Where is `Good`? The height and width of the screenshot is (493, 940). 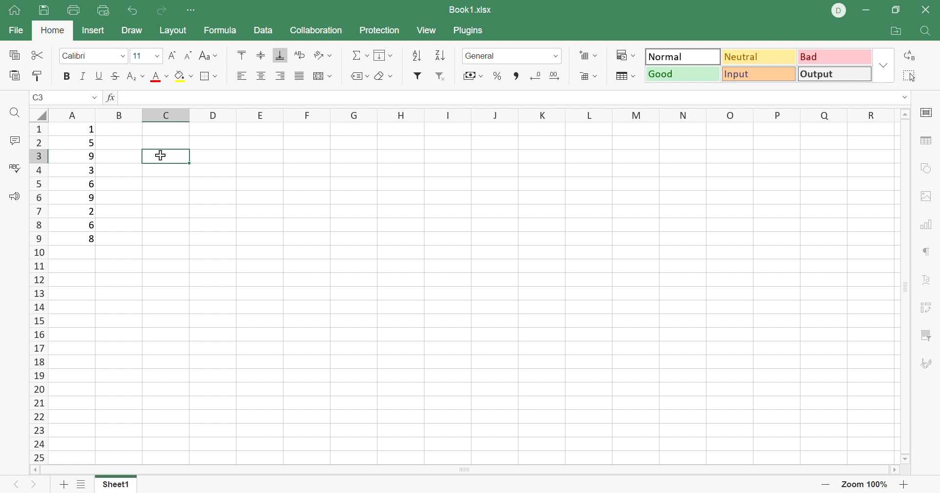
Good is located at coordinates (682, 74).